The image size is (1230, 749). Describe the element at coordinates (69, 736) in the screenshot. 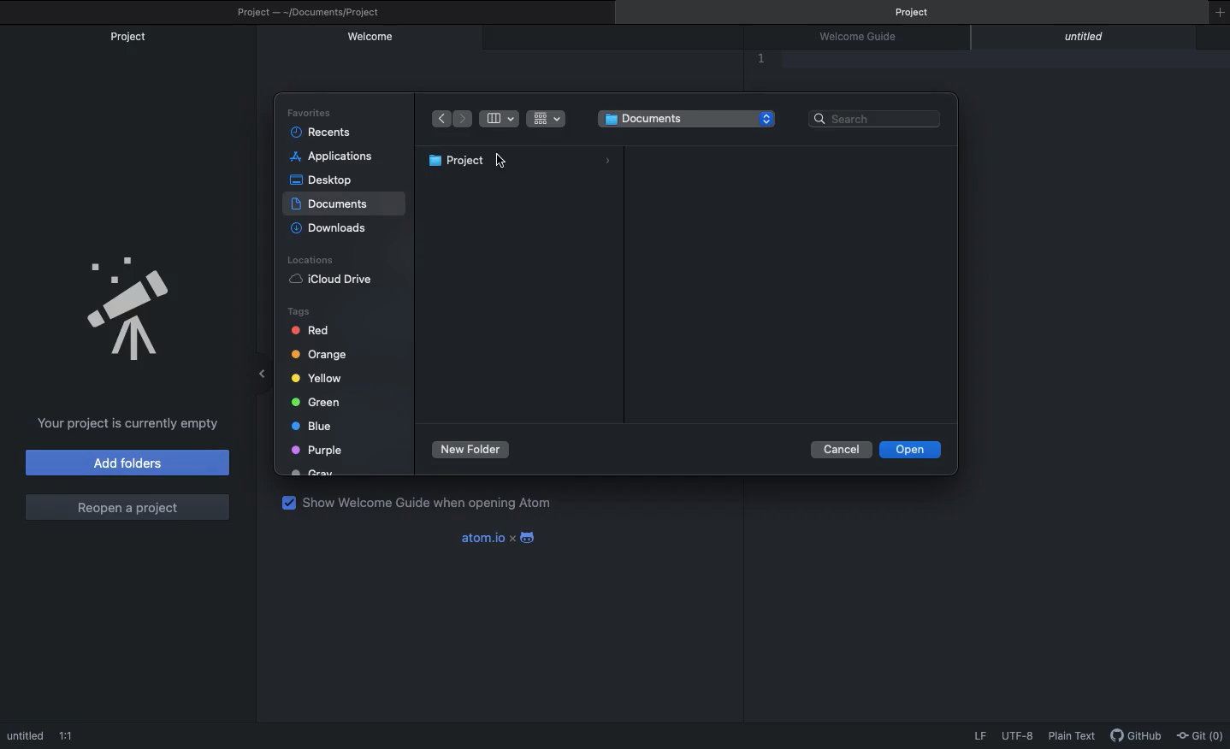

I see `1:!` at that location.